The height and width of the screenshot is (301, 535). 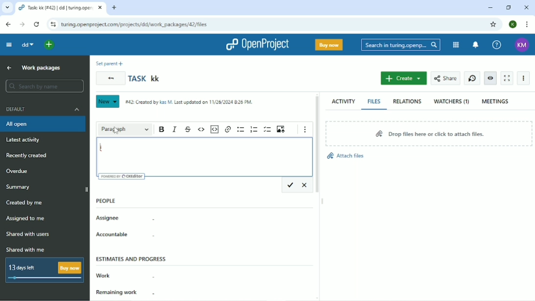 I want to click on Back, so click(x=8, y=24).